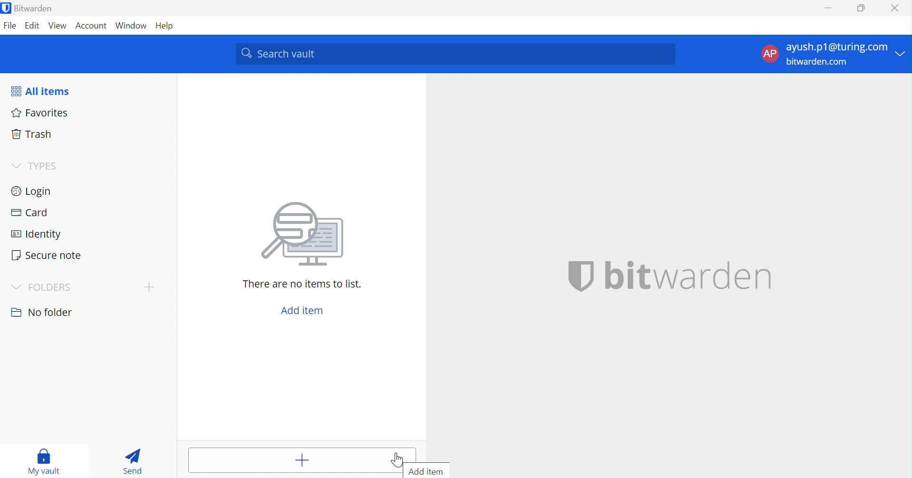 This screenshot has height=478, width=912. I want to click on Cursor, so click(398, 458).